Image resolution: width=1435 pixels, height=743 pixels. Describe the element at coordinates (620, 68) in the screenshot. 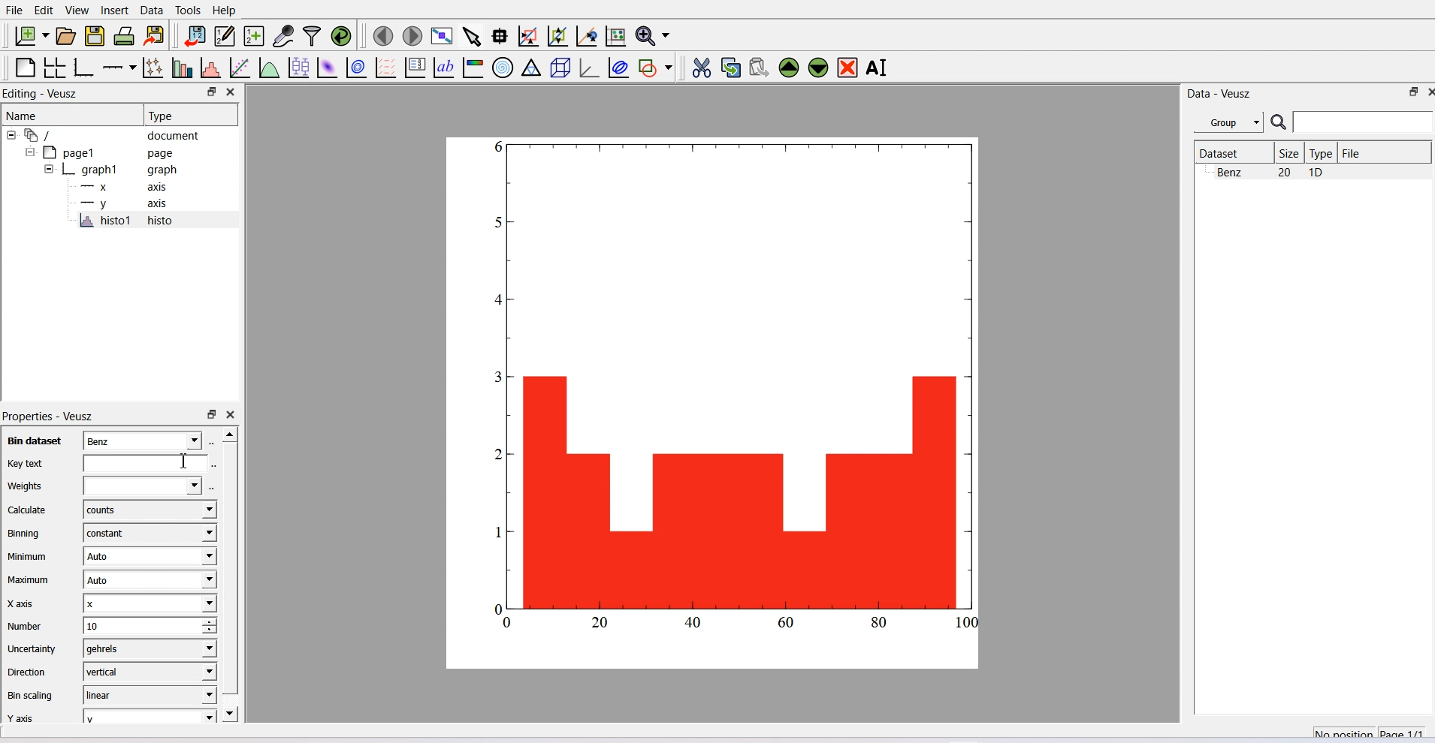

I see `Plot Covariance ellipses` at that location.